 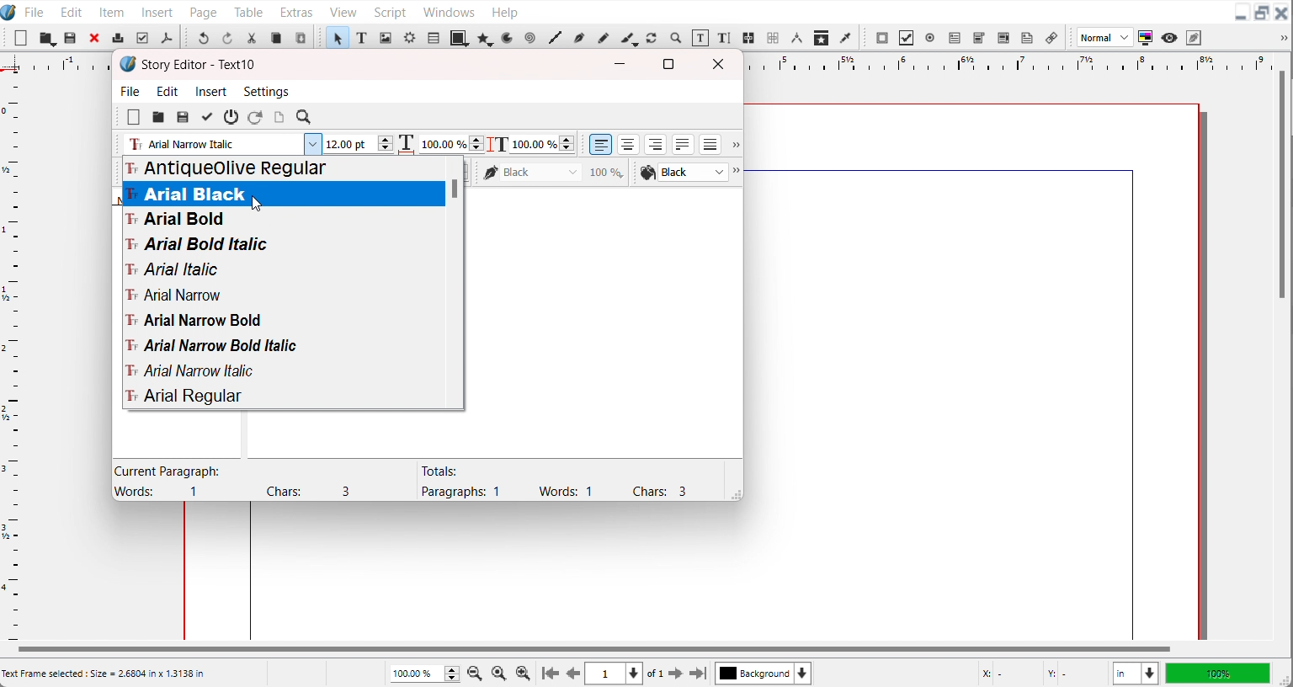 I want to click on Text Height Adjuster, so click(x=542, y=144).